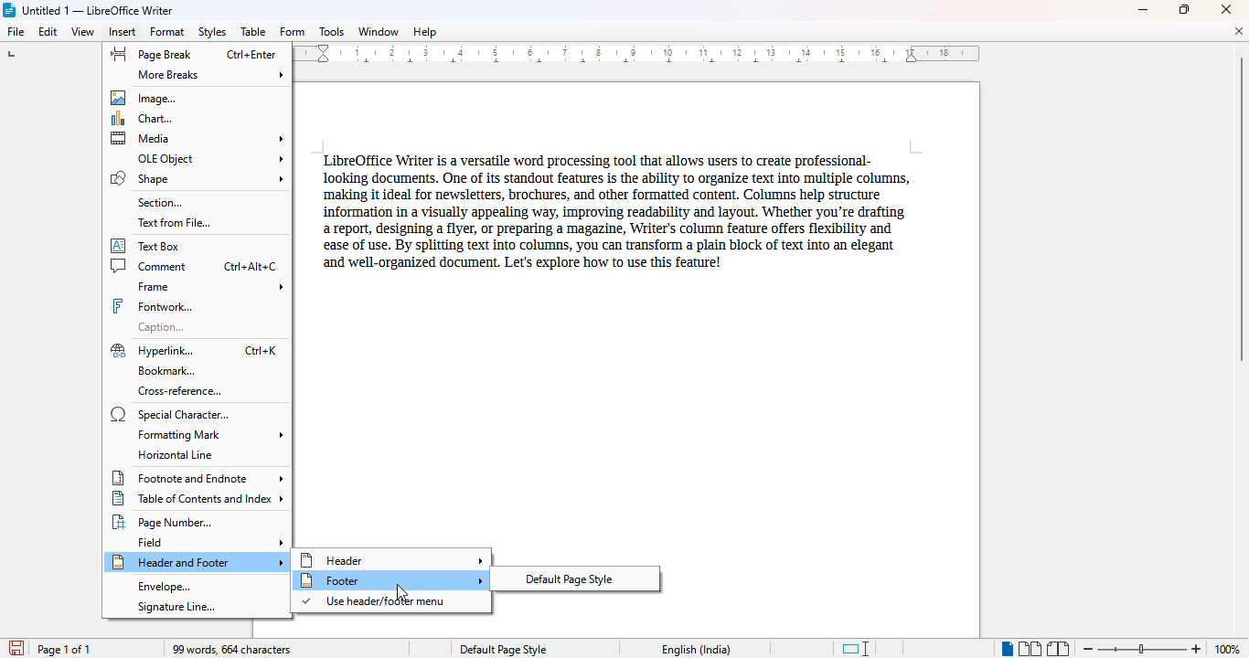  I want to click on cursor, so click(400, 591).